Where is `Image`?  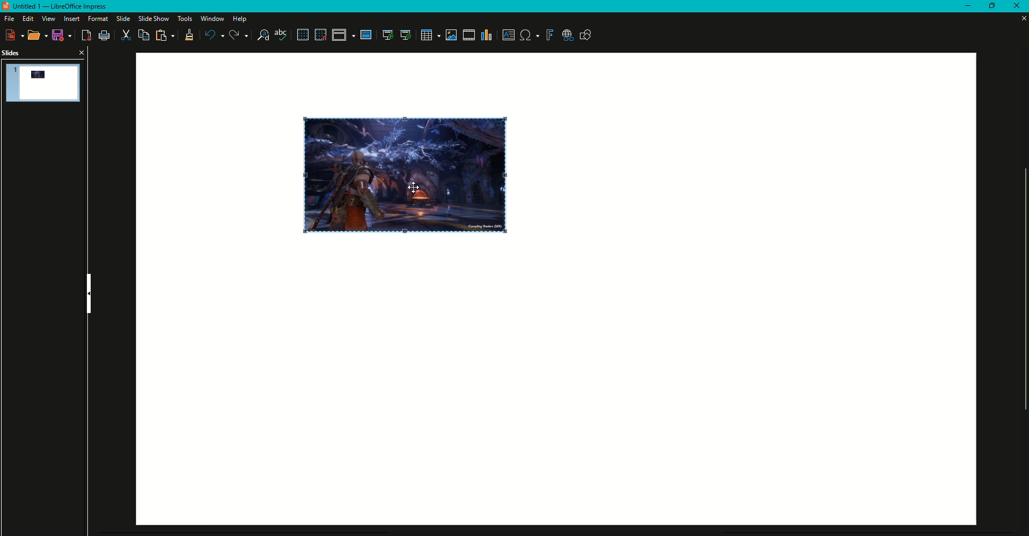 Image is located at coordinates (407, 174).